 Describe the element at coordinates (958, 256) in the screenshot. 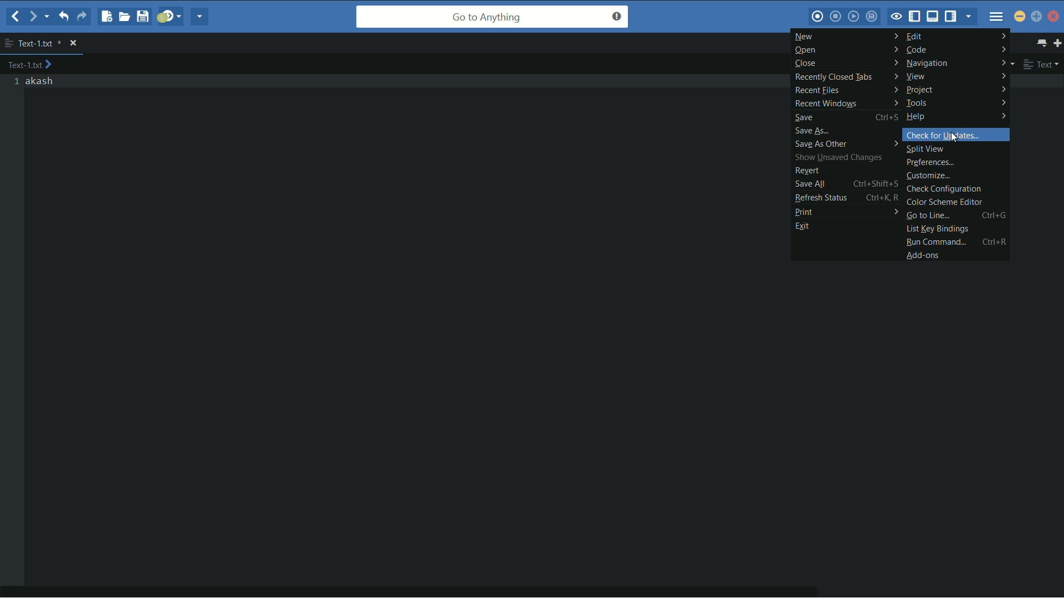

I see `add ons` at that location.